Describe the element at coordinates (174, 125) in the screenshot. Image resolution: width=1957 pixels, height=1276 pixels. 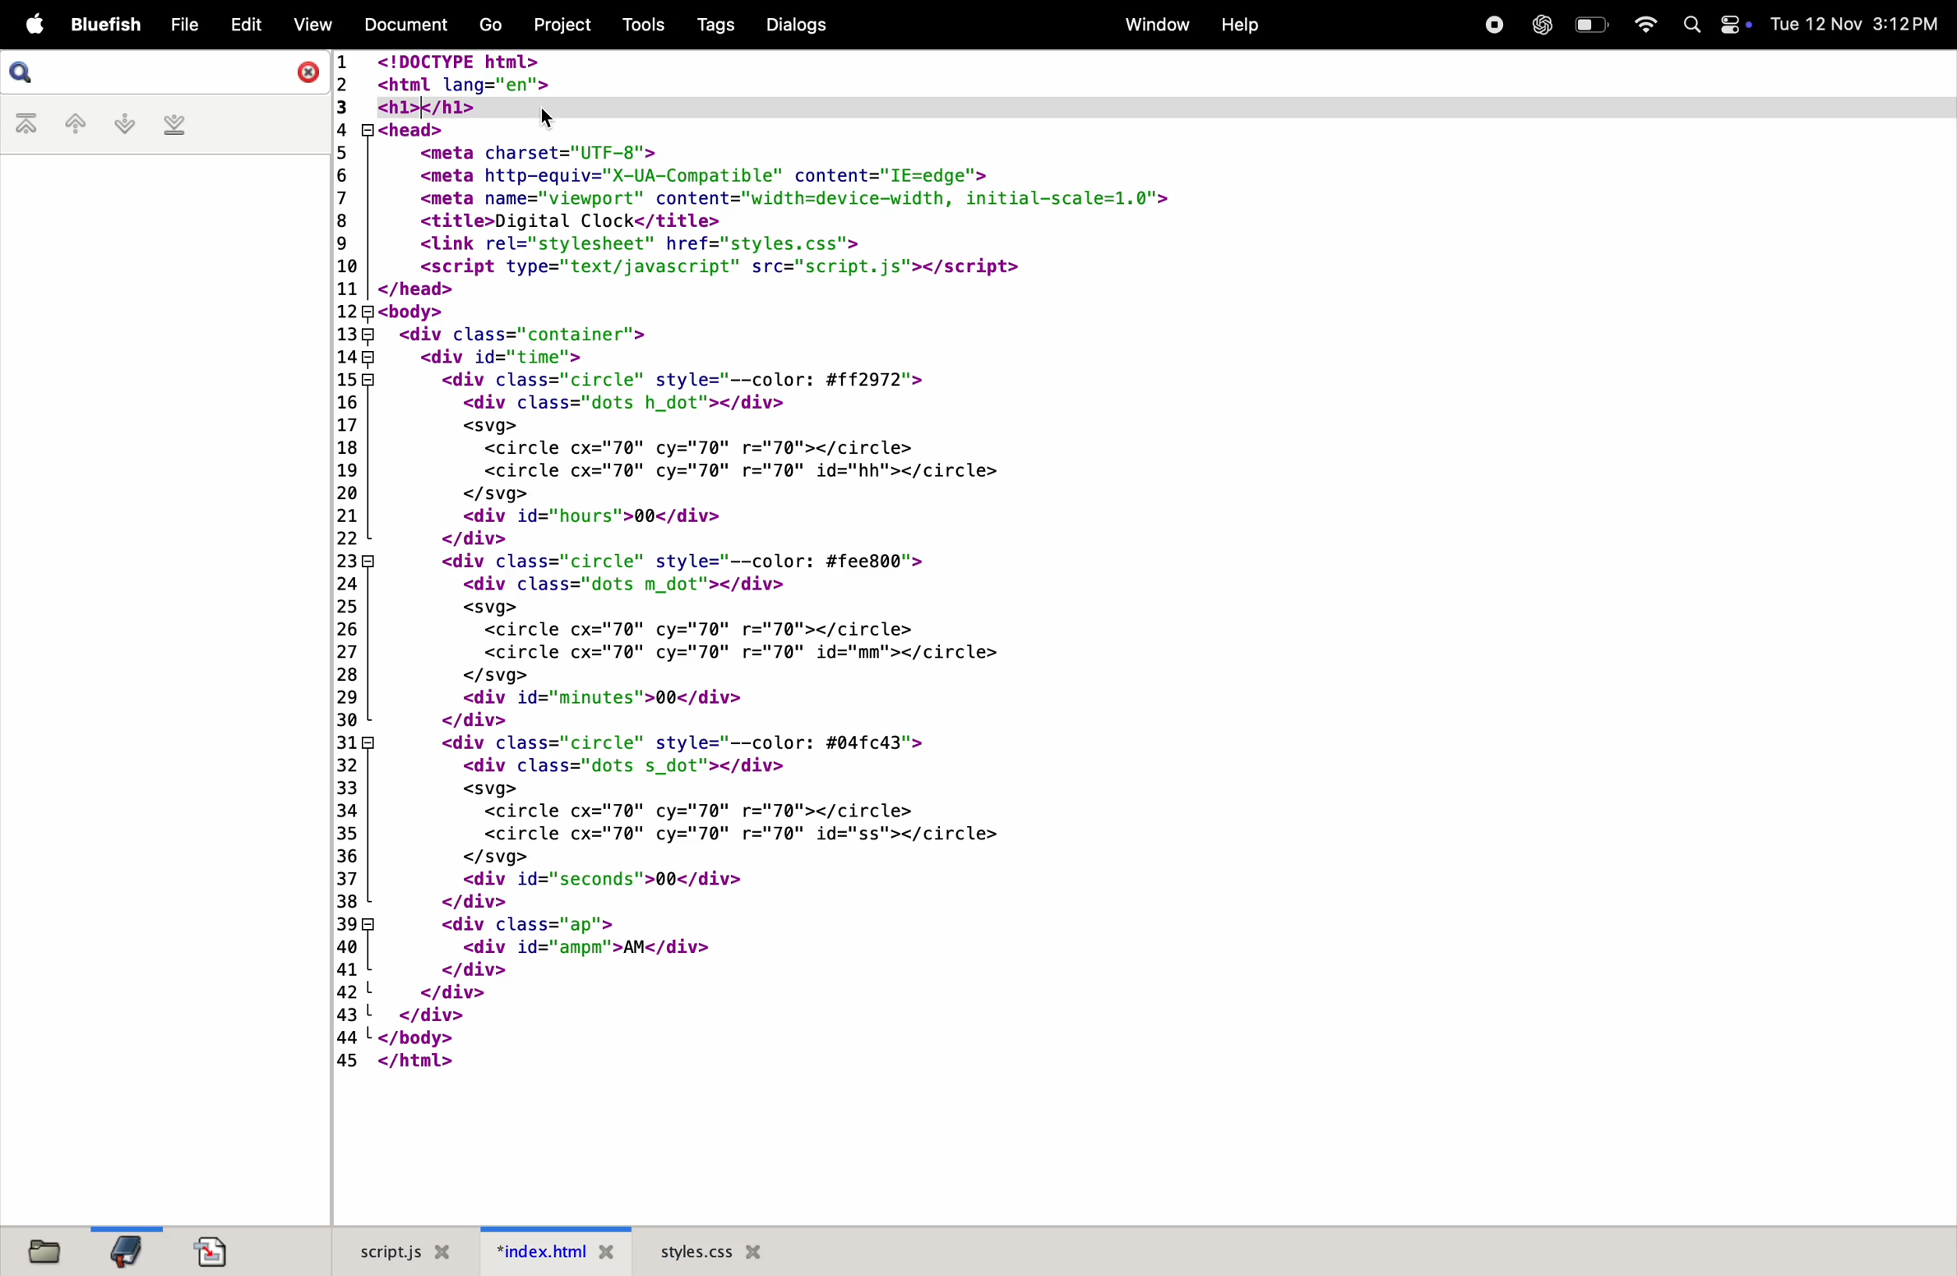
I see `last bookmark` at that location.